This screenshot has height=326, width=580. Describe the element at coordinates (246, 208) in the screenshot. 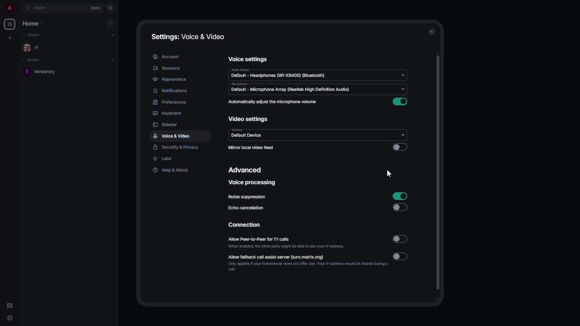

I see `echo cancellation` at that location.